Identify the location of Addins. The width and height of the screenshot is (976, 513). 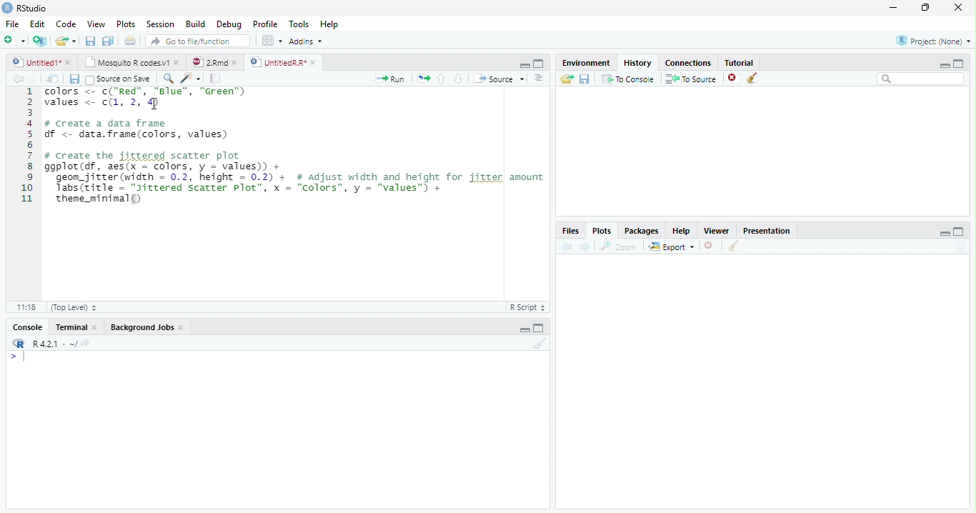
(306, 41).